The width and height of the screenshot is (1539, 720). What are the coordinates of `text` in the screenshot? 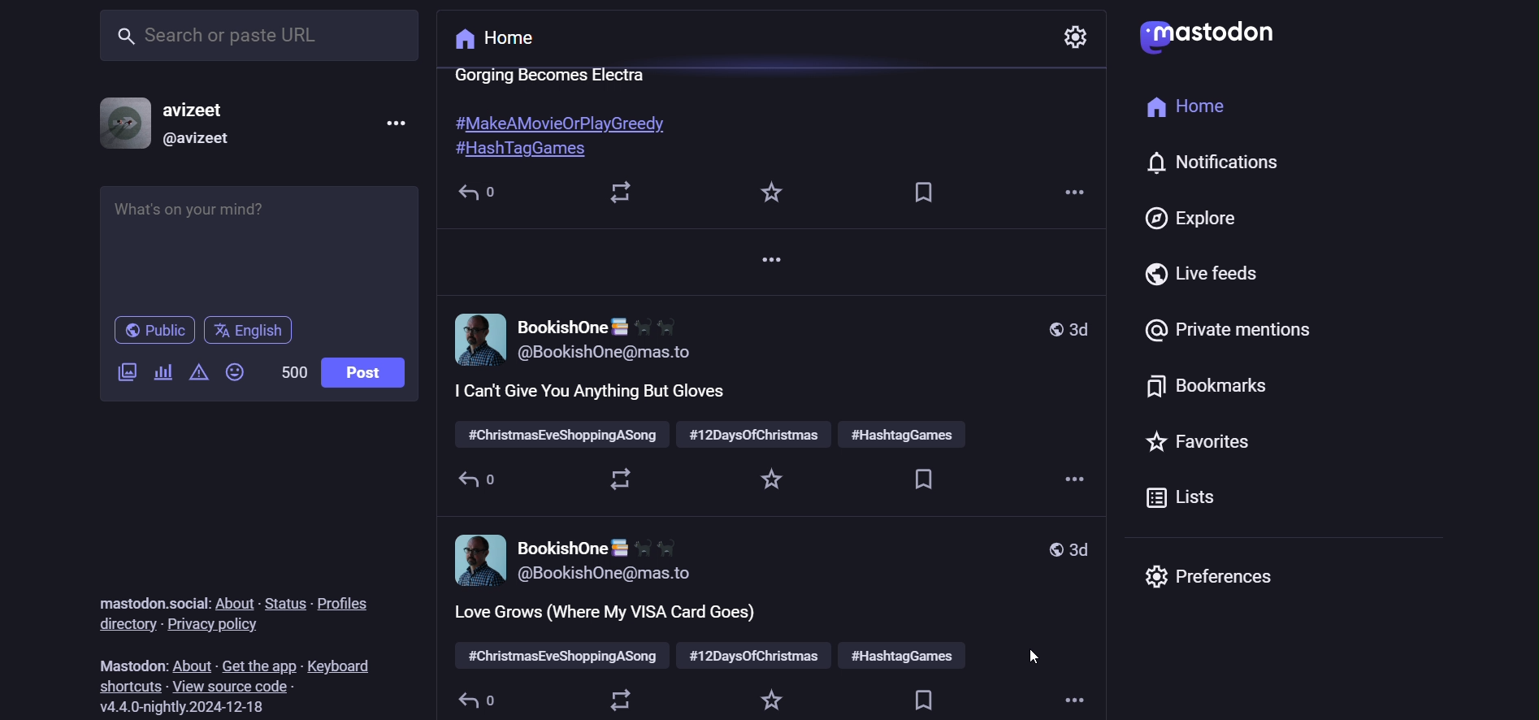 It's located at (553, 75).